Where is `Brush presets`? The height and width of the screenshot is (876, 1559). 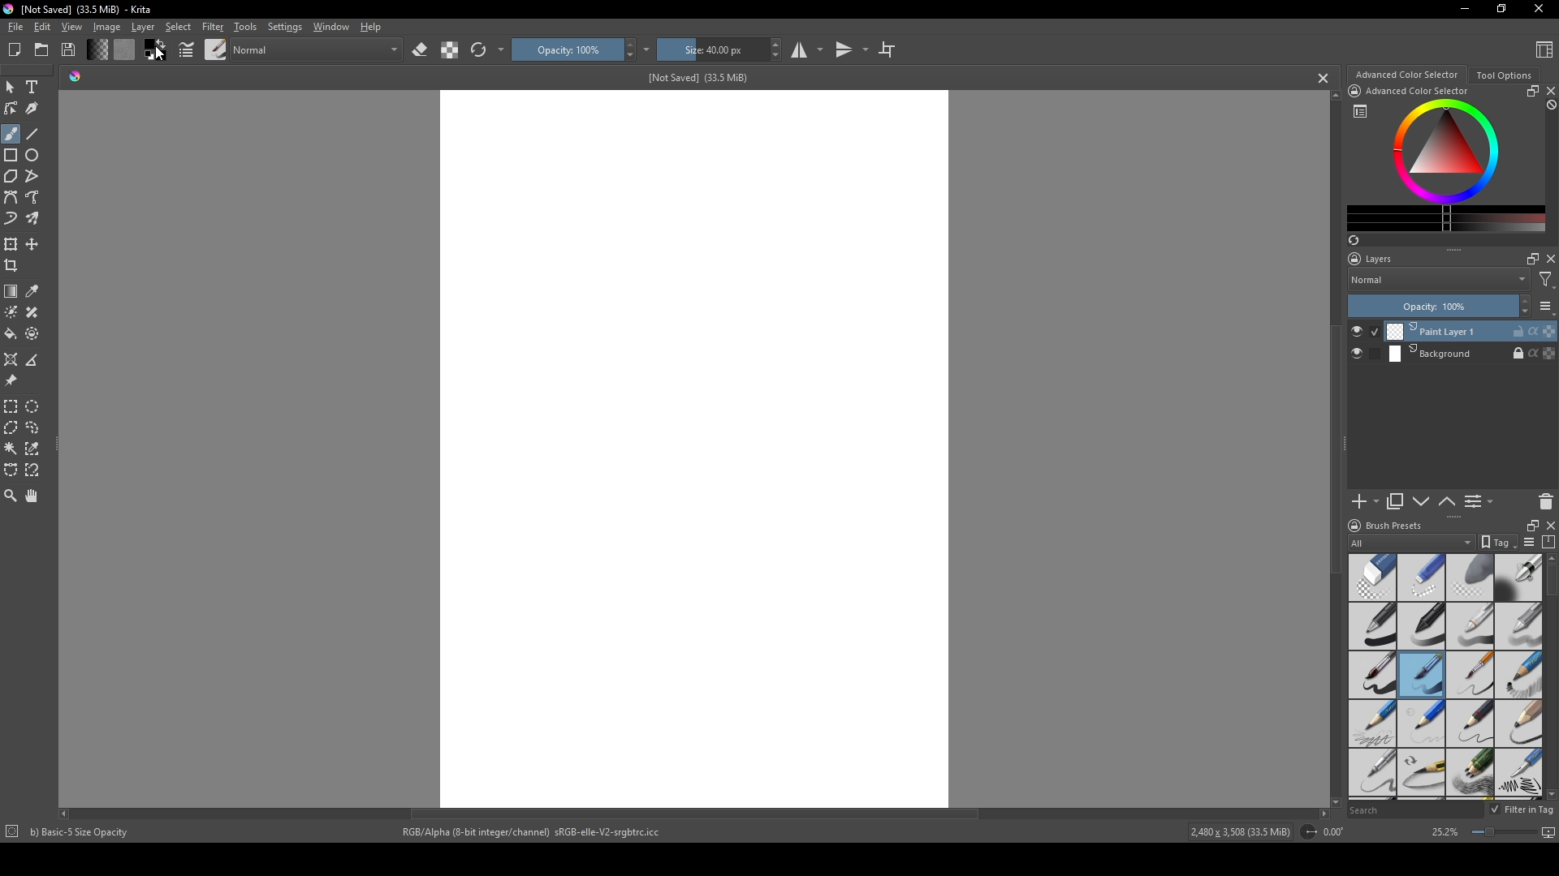 Brush presets is located at coordinates (1395, 526).